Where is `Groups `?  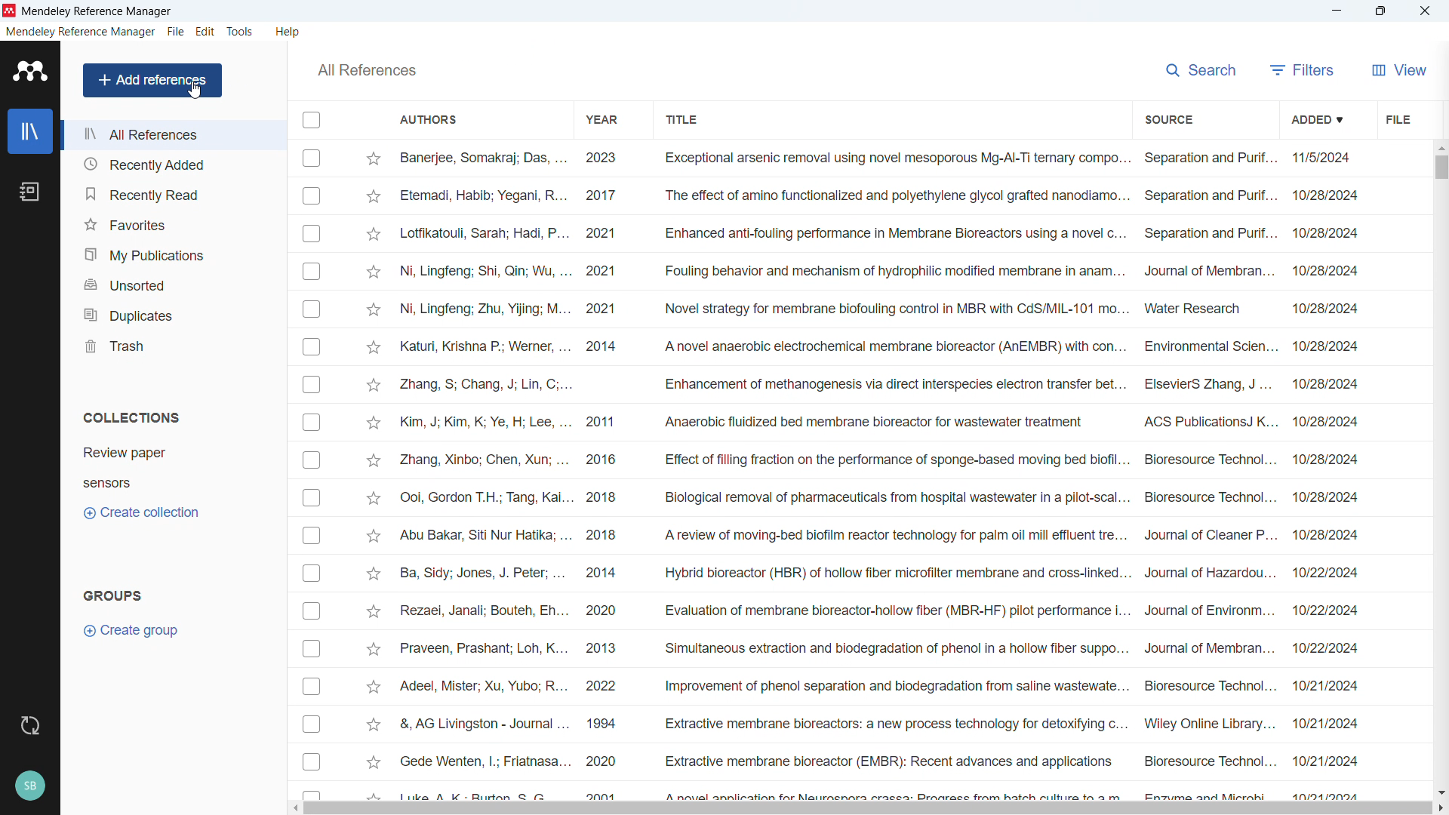
Groups  is located at coordinates (113, 595).